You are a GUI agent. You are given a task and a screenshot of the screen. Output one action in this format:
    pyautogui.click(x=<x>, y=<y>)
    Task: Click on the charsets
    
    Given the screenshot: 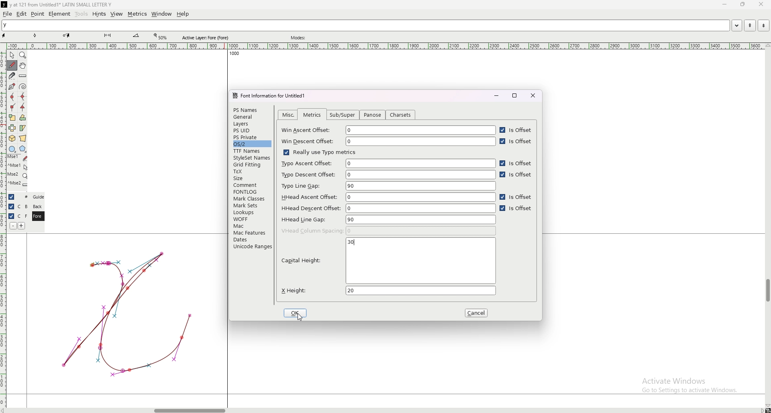 What is the action you would take?
    pyautogui.click(x=401, y=115)
    